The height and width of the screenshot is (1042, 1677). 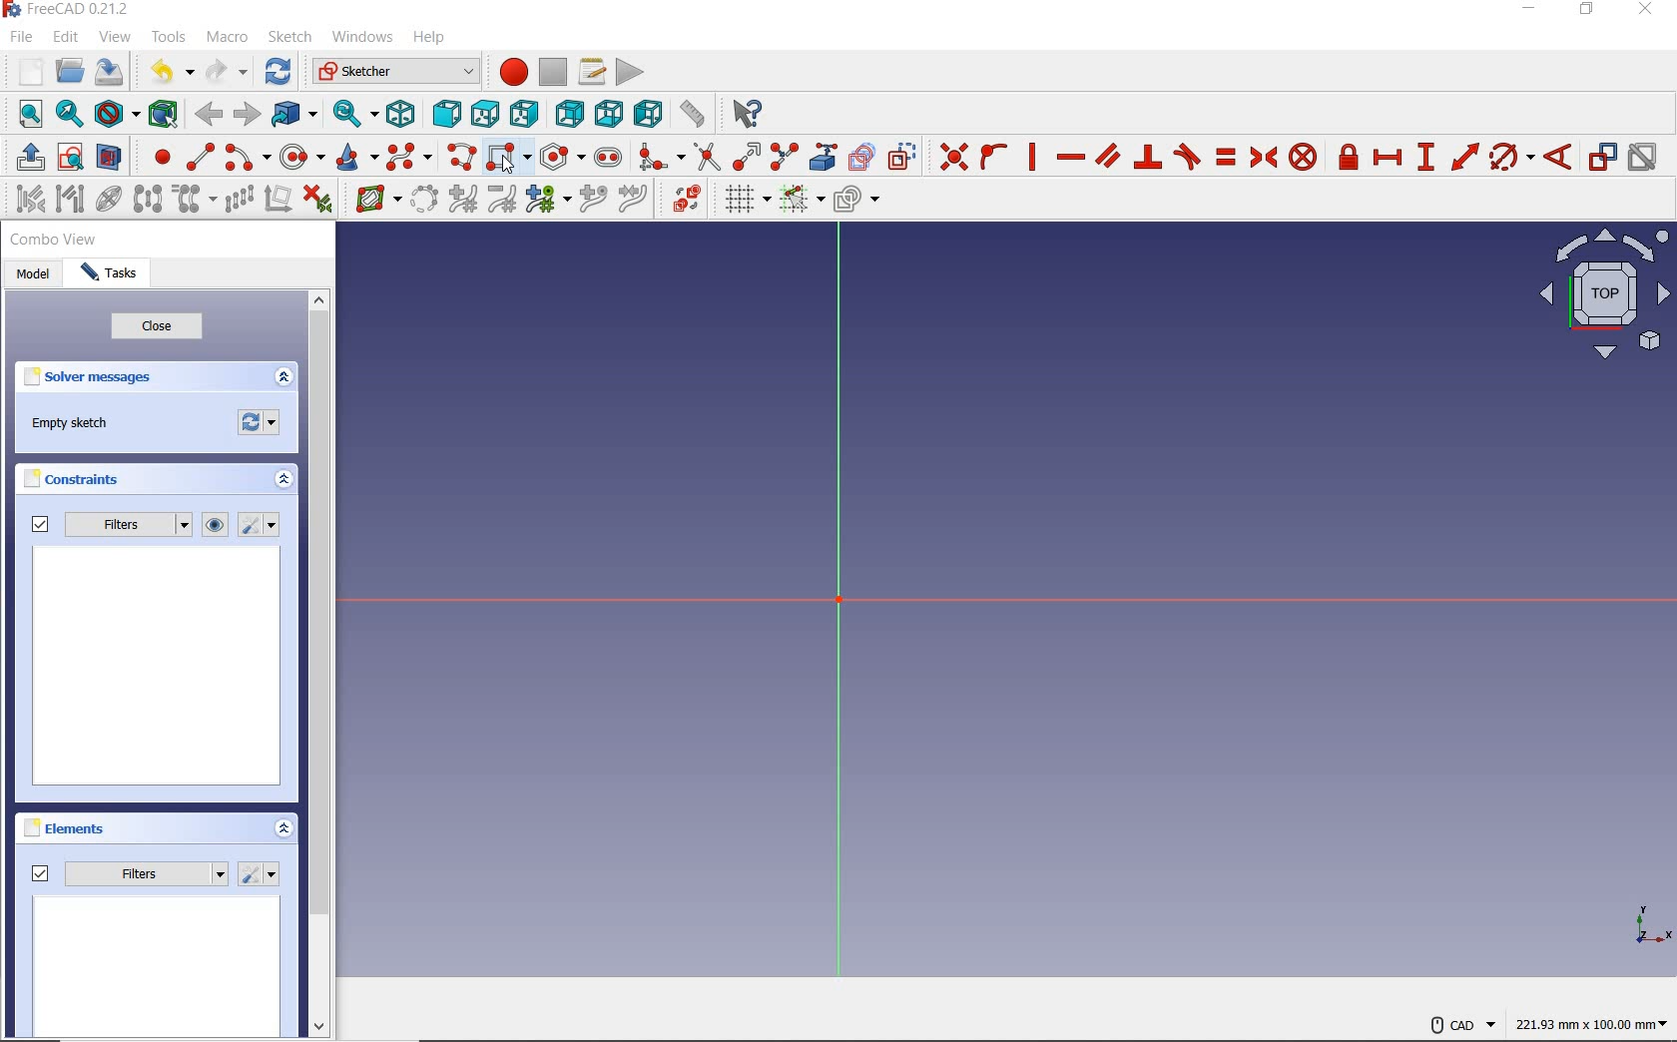 I want to click on decrease B-Spline degree, so click(x=503, y=202).